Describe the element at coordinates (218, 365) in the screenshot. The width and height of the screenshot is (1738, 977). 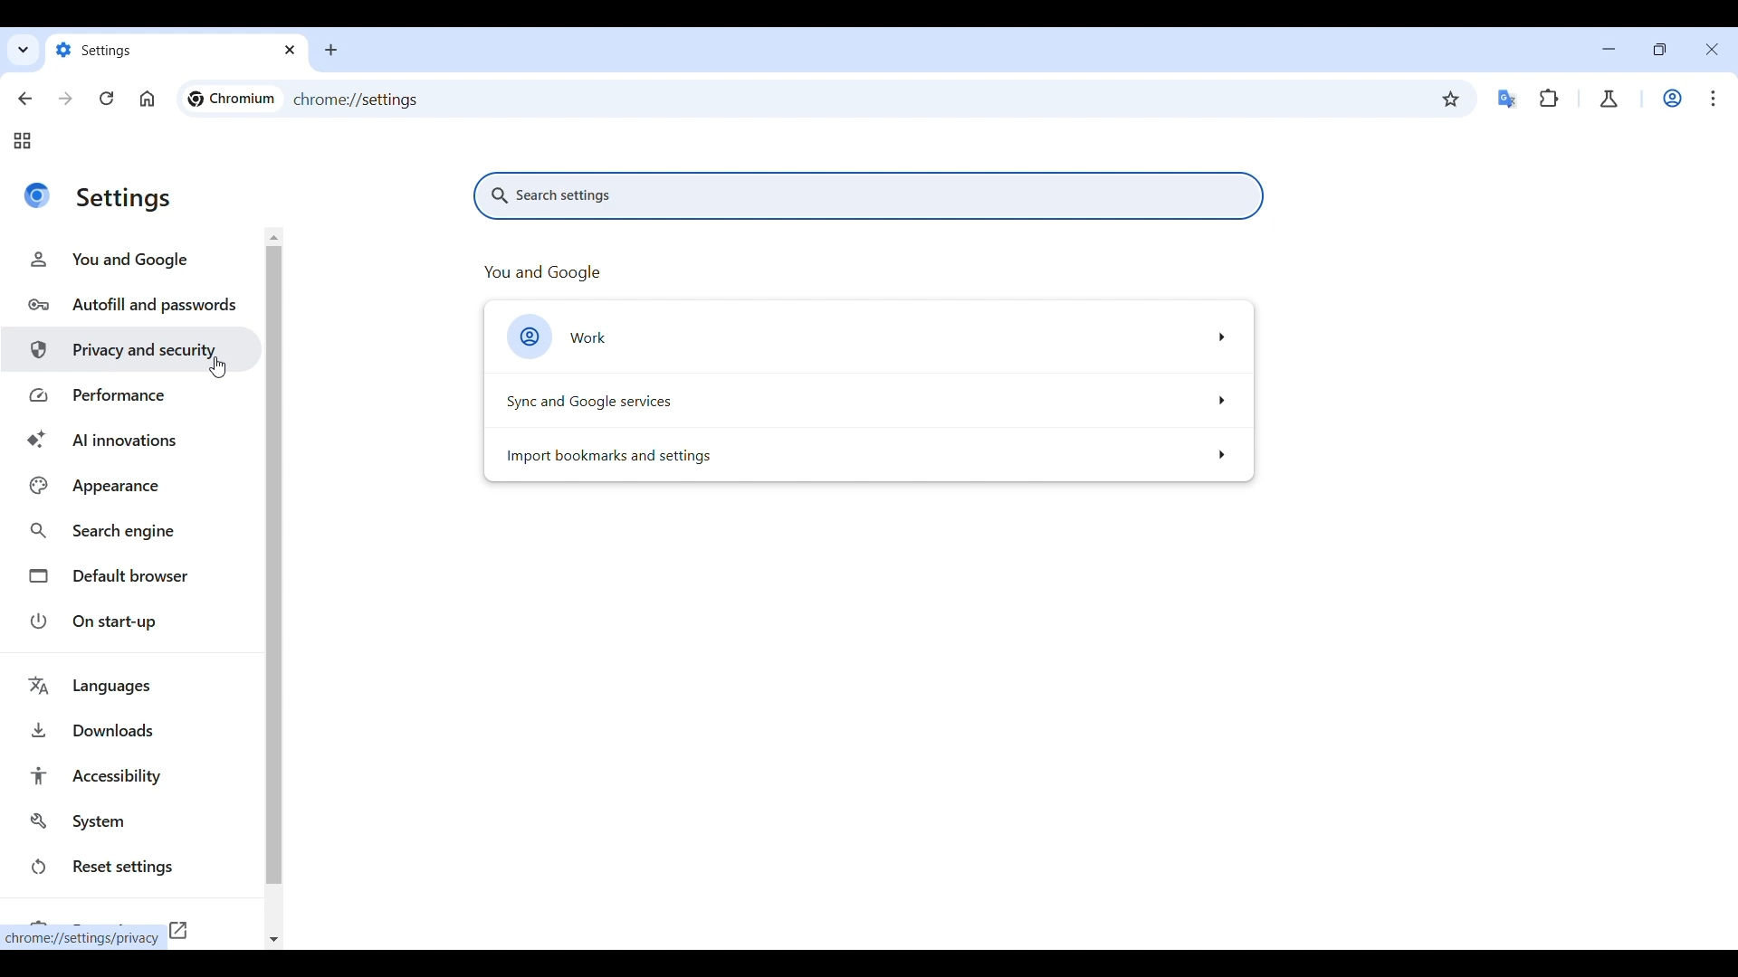
I see `Cursor` at that location.